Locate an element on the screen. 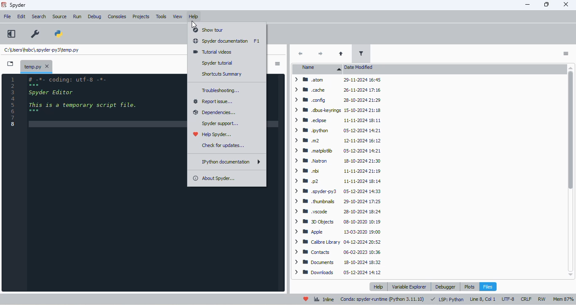 The image size is (576, 305). tools is located at coordinates (162, 16).